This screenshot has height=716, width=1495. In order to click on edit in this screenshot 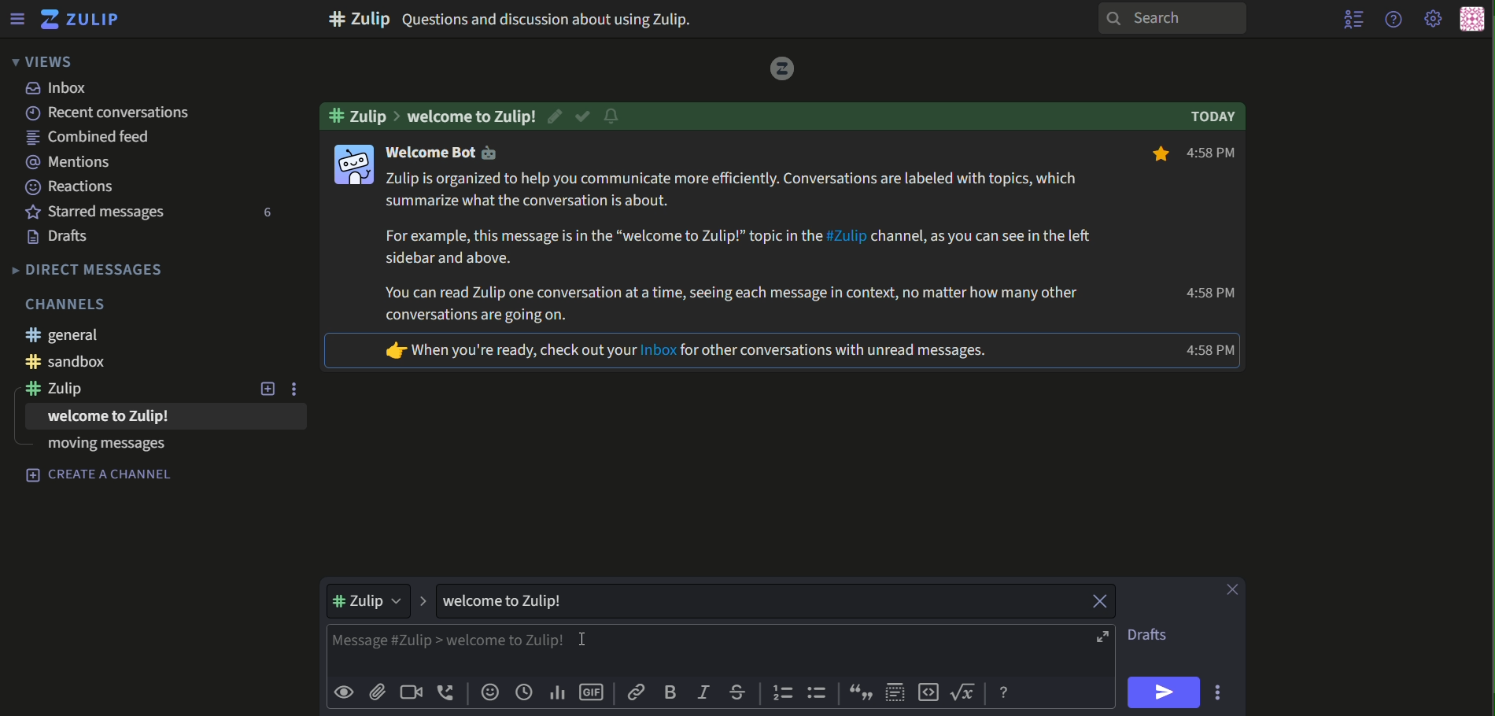, I will do `click(558, 116)`.